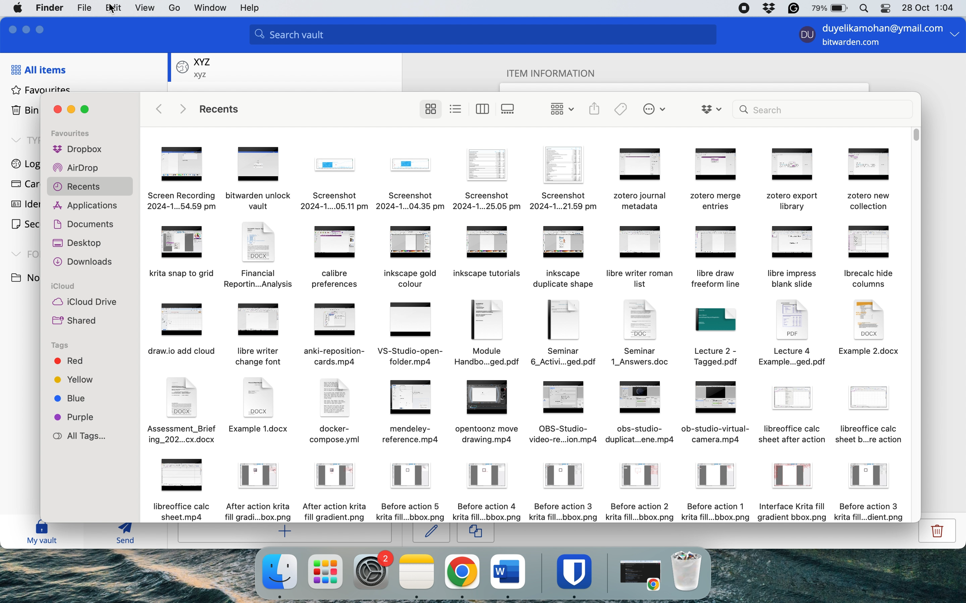  Describe the element at coordinates (75, 381) in the screenshot. I see `yellow tag` at that location.